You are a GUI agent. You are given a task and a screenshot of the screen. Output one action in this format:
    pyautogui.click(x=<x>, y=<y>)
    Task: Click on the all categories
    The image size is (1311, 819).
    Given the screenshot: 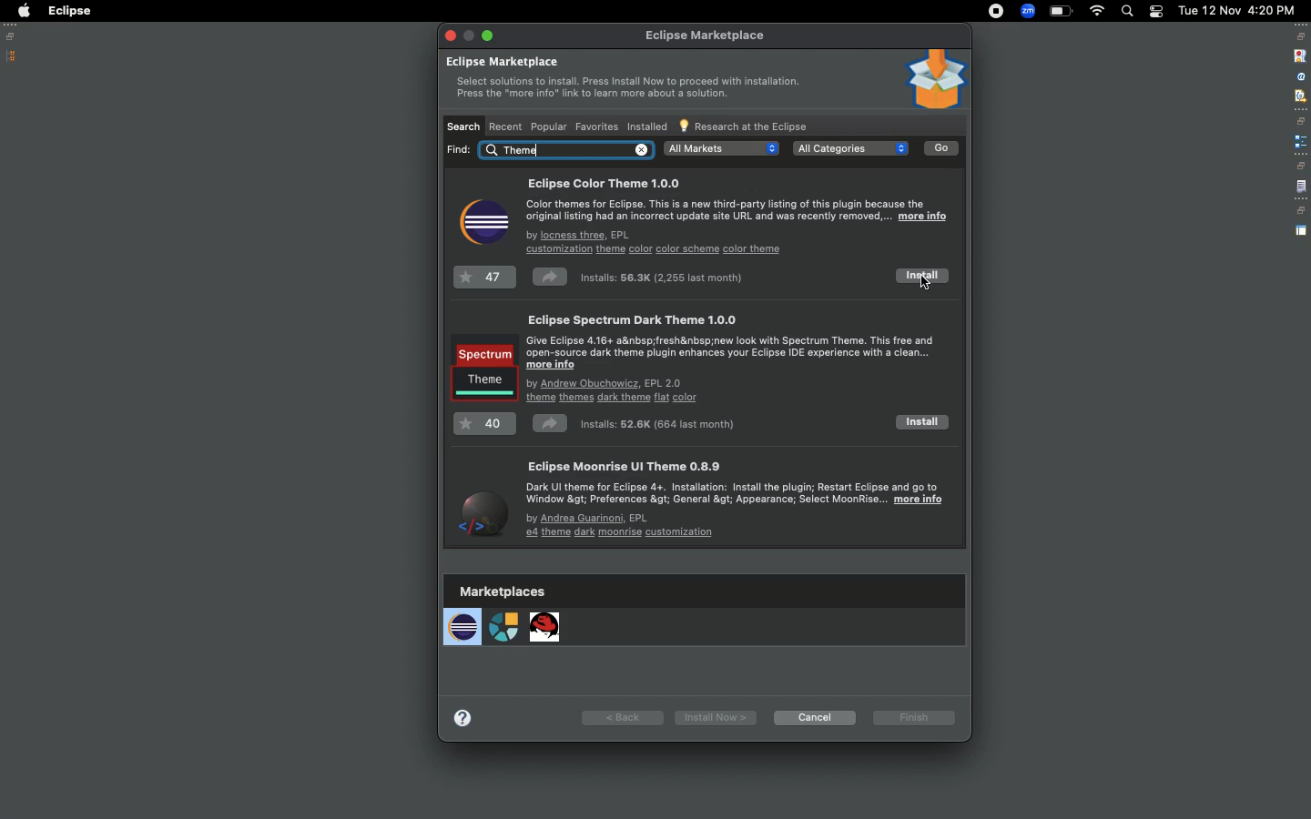 What is the action you would take?
    pyautogui.click(x=850, y=148)
    